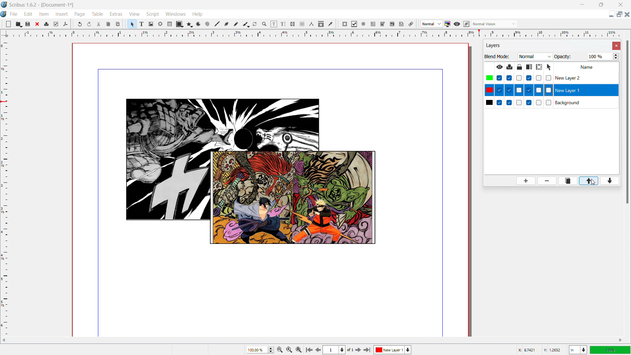 This screenshot has height=355, width=631. What do you see at coordinates (260, 350) in the screenshot?
I see `current zoom level` at bounding box center [260, 350].